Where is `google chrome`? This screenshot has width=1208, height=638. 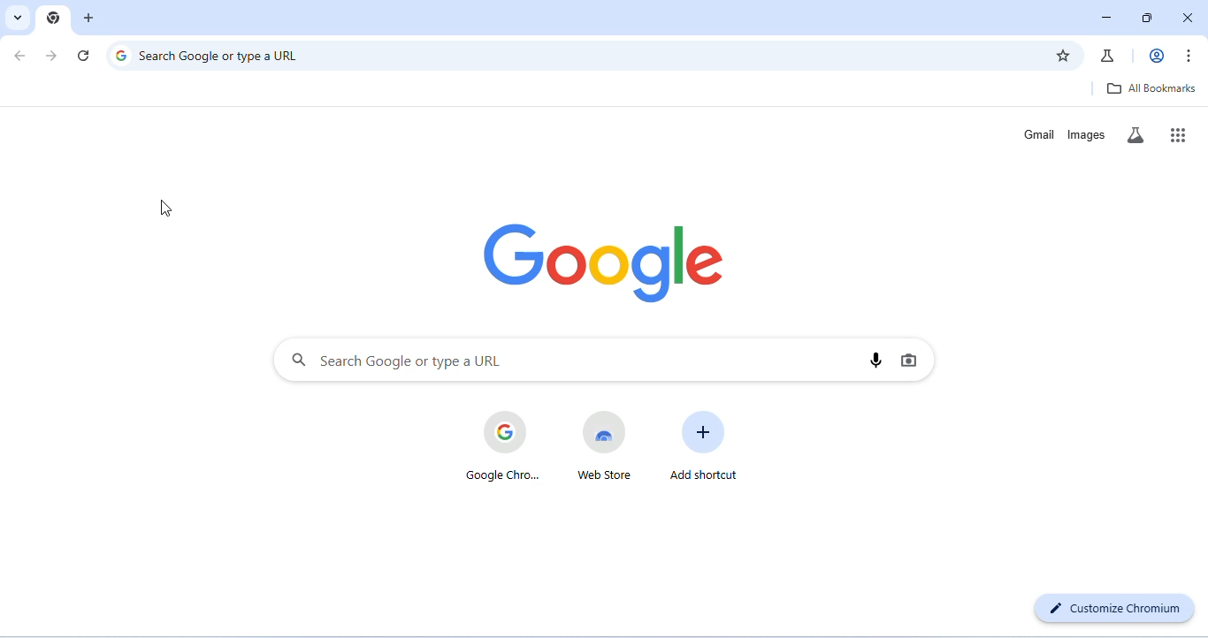 google chrome is located at coordinates (503, 446).